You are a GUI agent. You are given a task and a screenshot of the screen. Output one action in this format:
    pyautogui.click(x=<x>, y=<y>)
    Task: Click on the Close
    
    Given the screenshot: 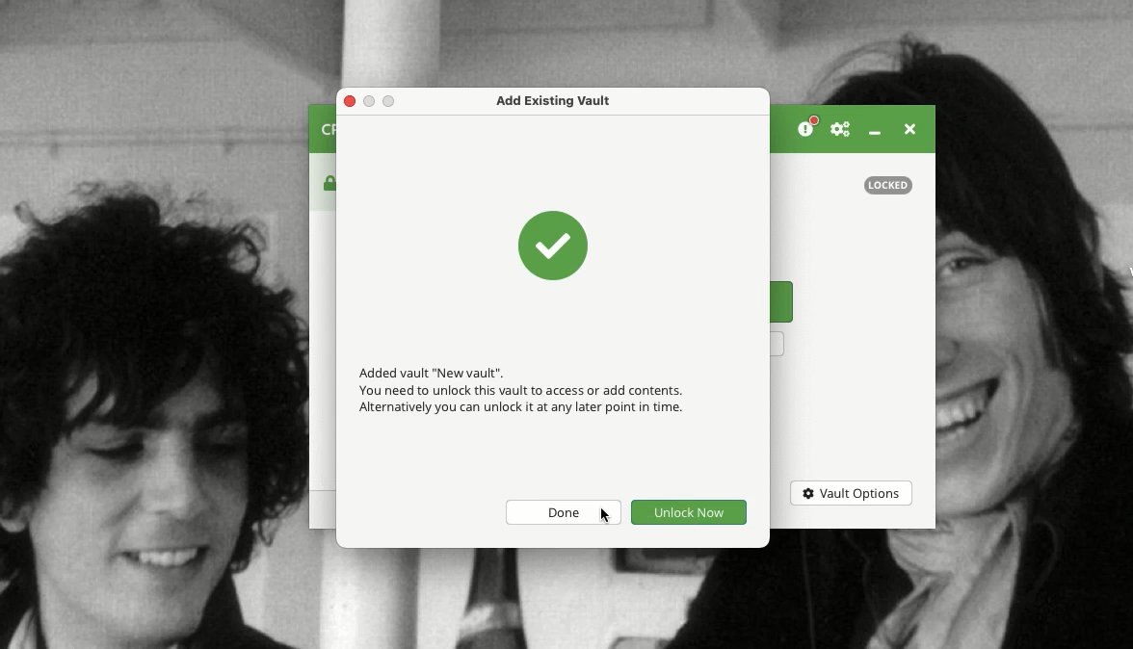 What is the action you would take?
    pyautogui.click(x=909, y=131)
    